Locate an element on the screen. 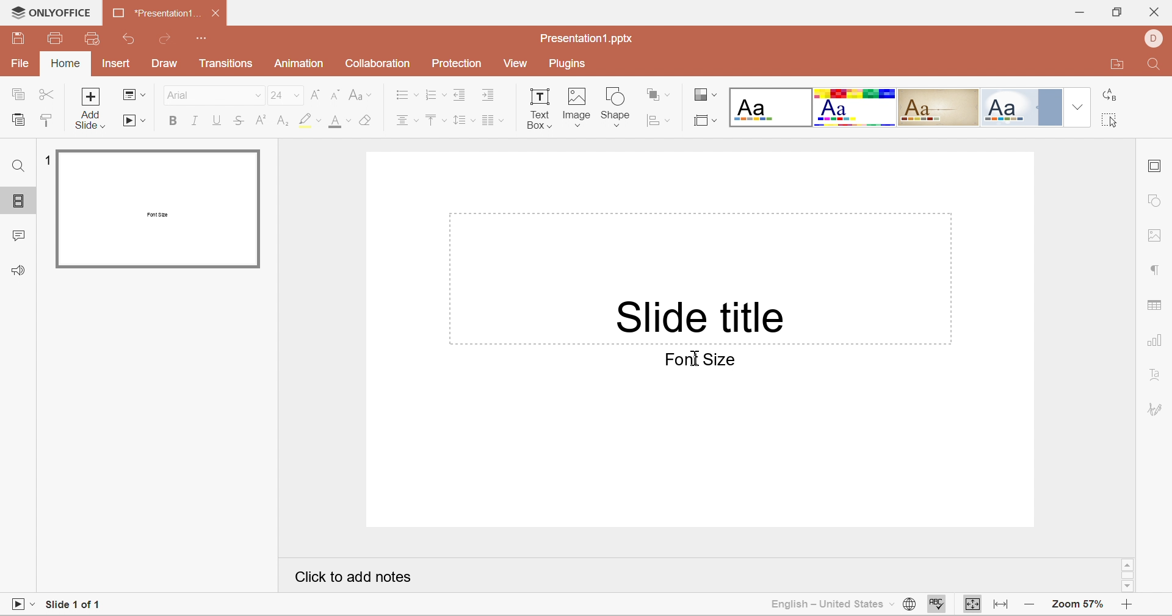 The width and height of the screenshot is (1172, 616). Start slideshow is located at coordinates (135, 123).